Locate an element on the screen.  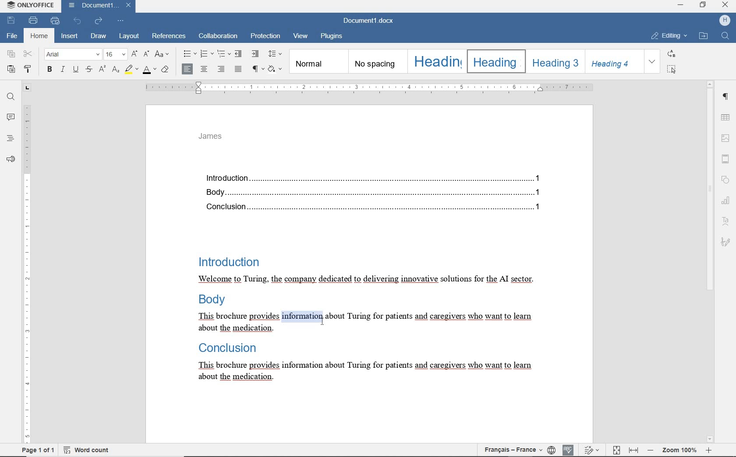
PARAGRAPH SETTINGS is located at coordinates (726, 96).